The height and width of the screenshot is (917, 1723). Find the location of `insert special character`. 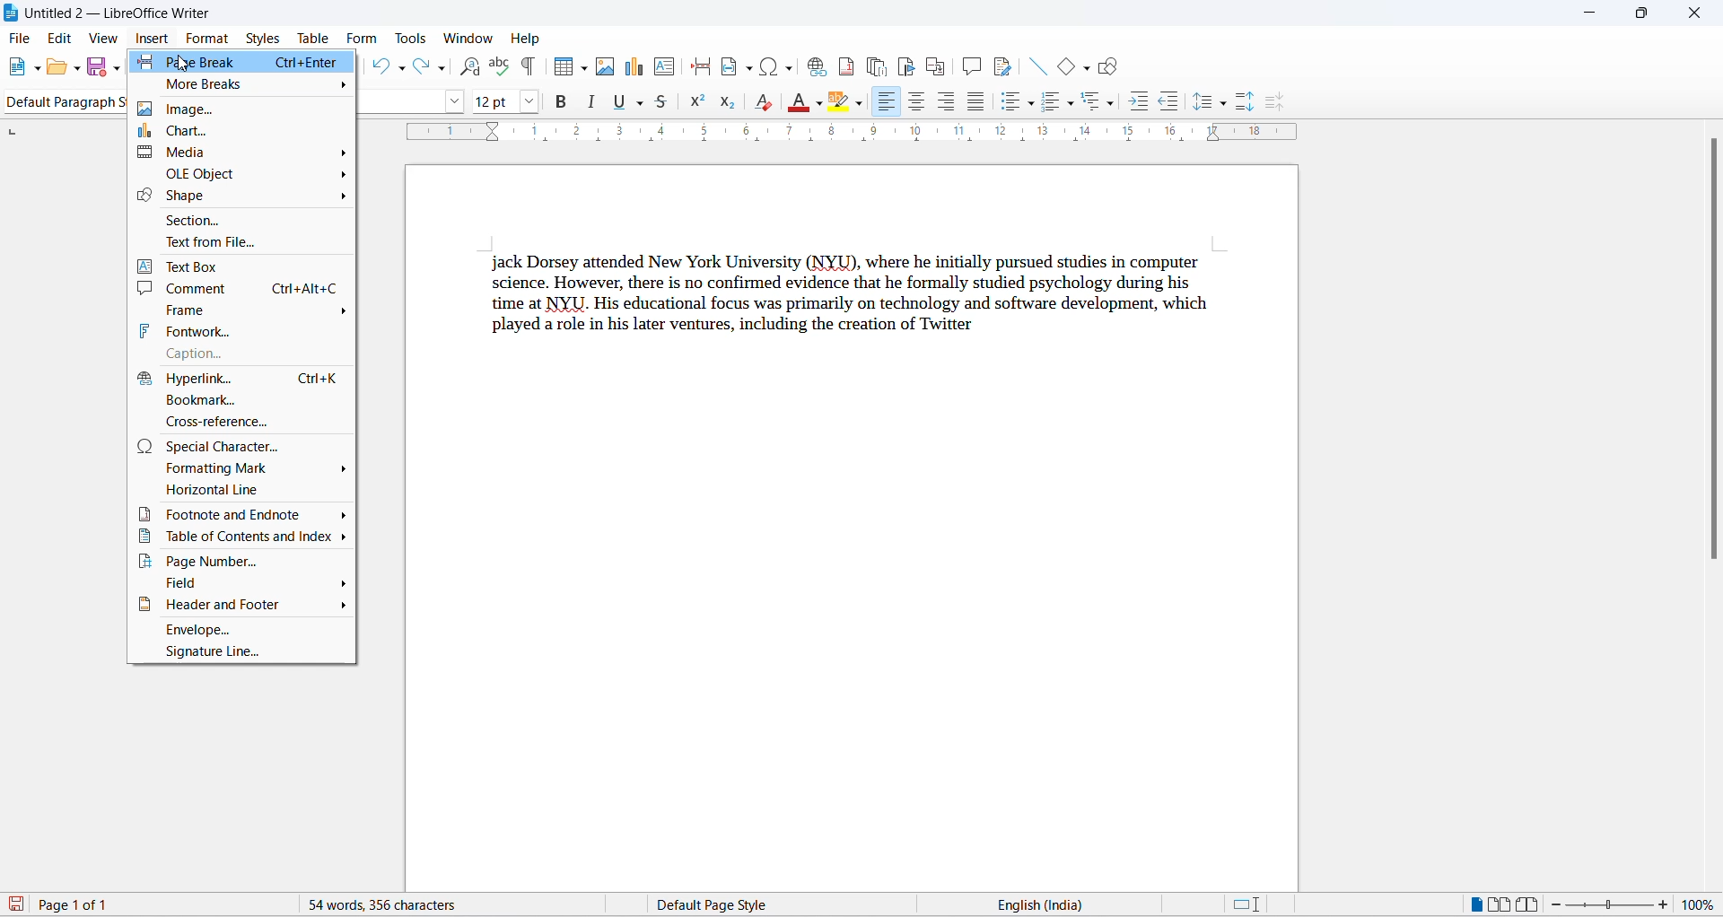

insert special character is located at coordinates (765, 66).